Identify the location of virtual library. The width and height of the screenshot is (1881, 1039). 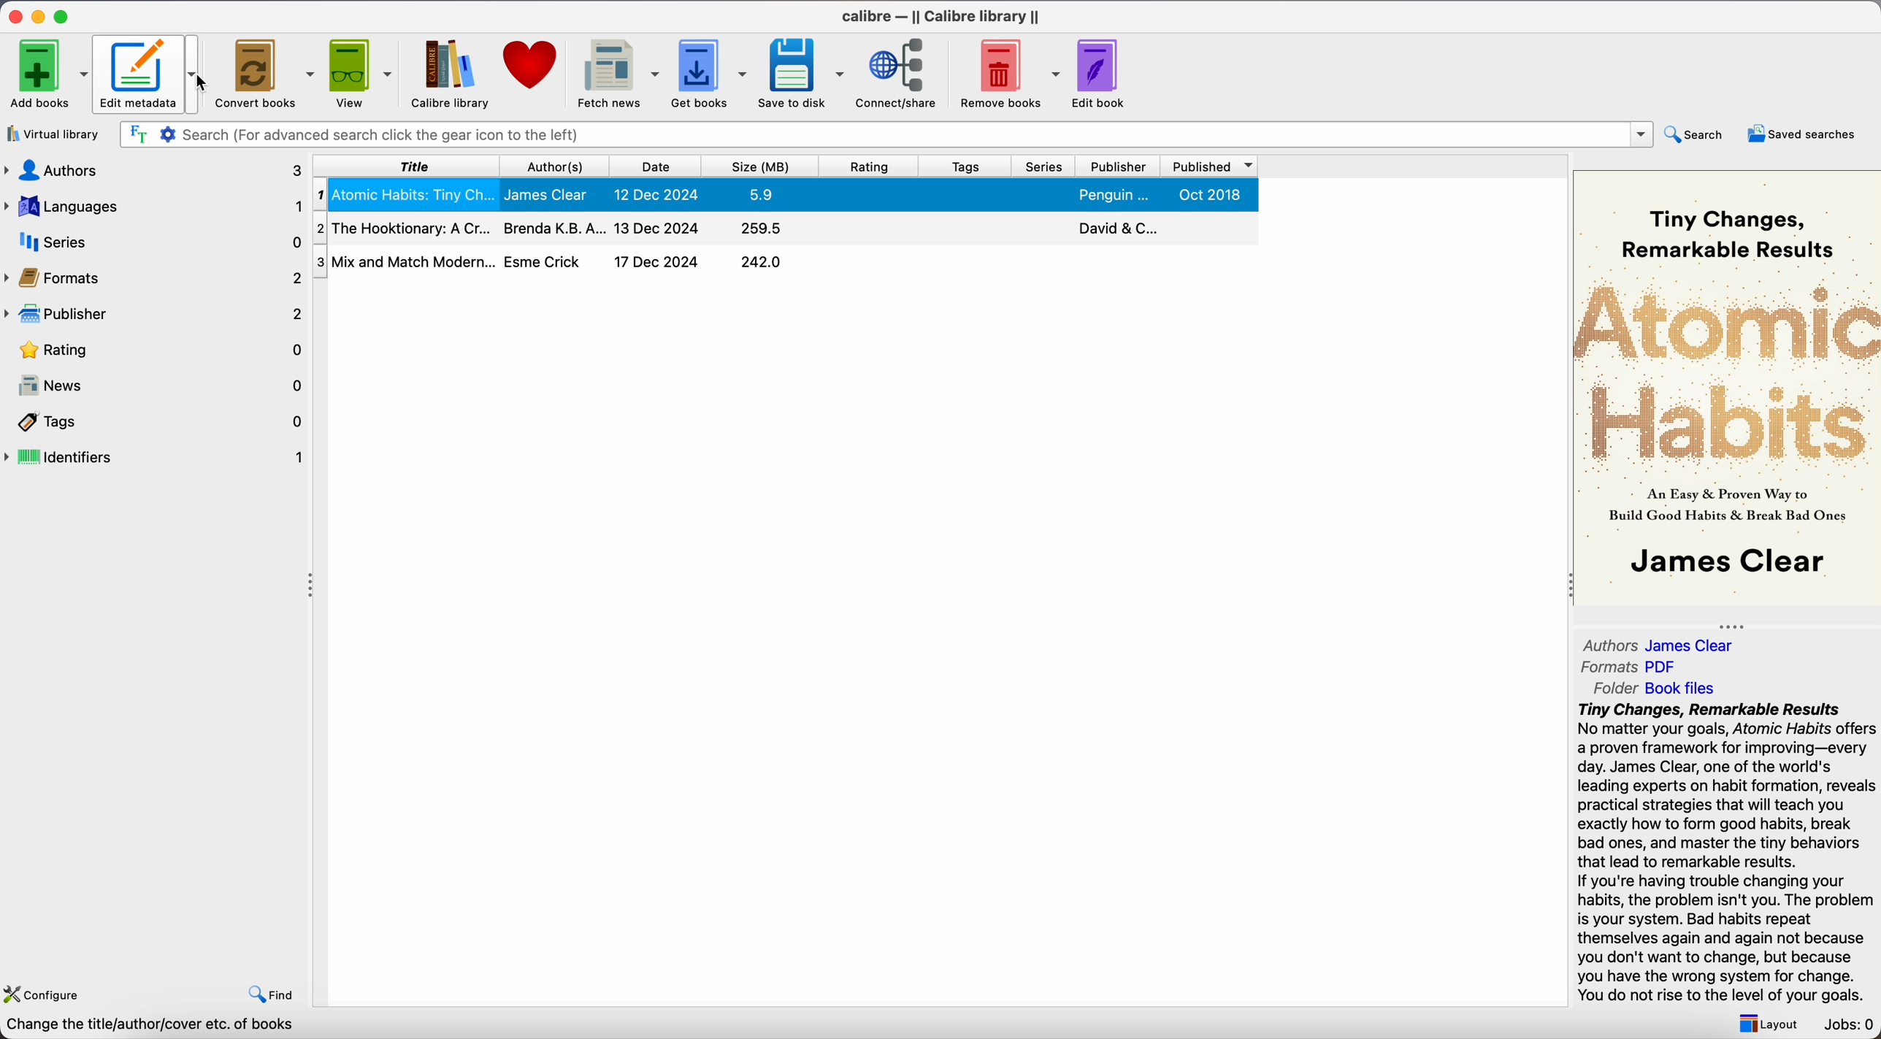
(54, 134).